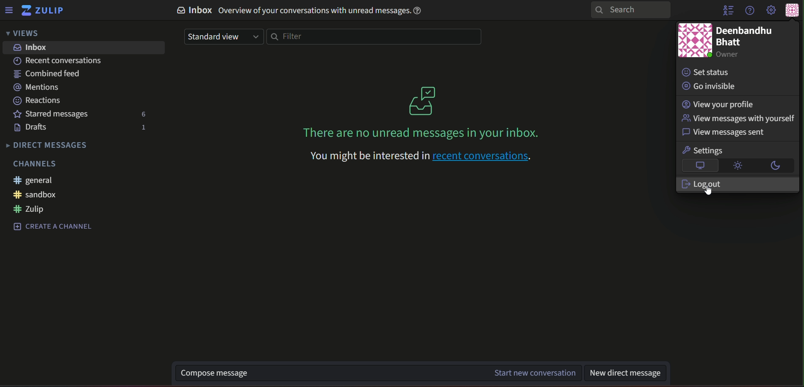 The width and height of the screenshot is (804, 387). Describe the element at coordinates (699, 165) in the screenshot. I see `logo` at that location.